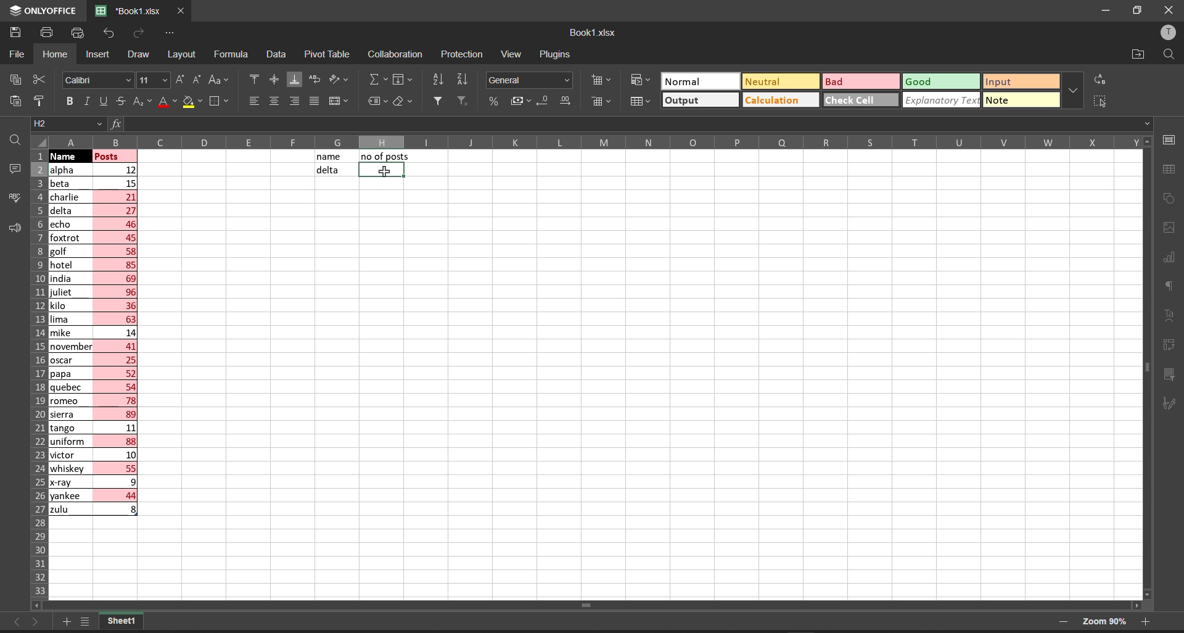  I want to click on close workbook, so click(181, 11).